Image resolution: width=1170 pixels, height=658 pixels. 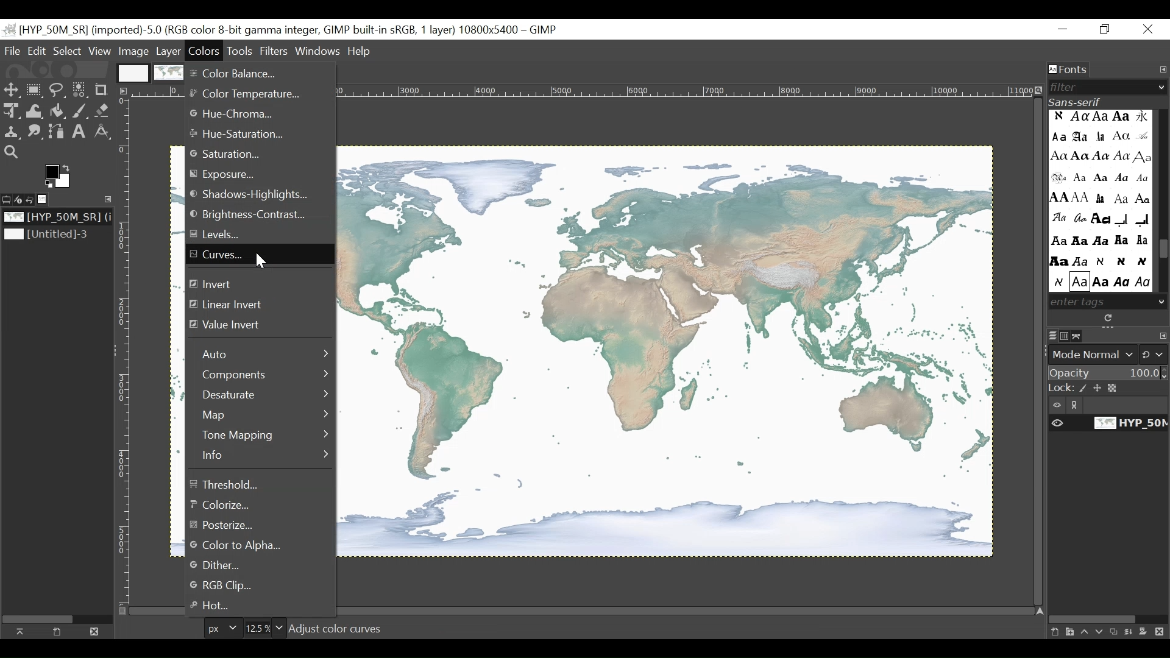 I want to click on Value Invert, so click(x=259, y=325).